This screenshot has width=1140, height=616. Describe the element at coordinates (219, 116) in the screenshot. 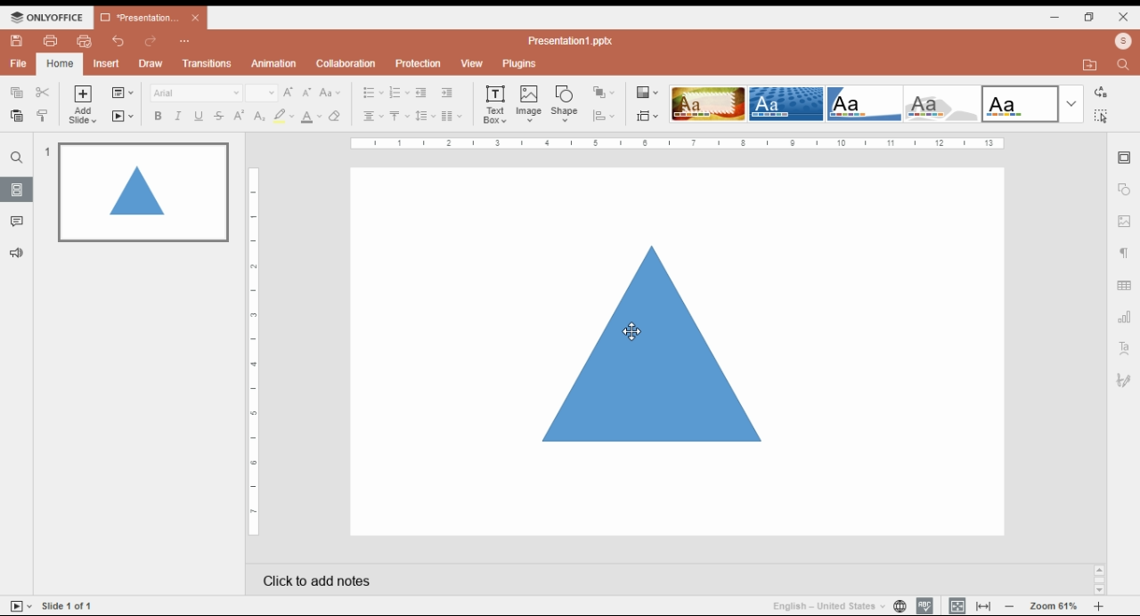

I see `strikethrough` at that location.